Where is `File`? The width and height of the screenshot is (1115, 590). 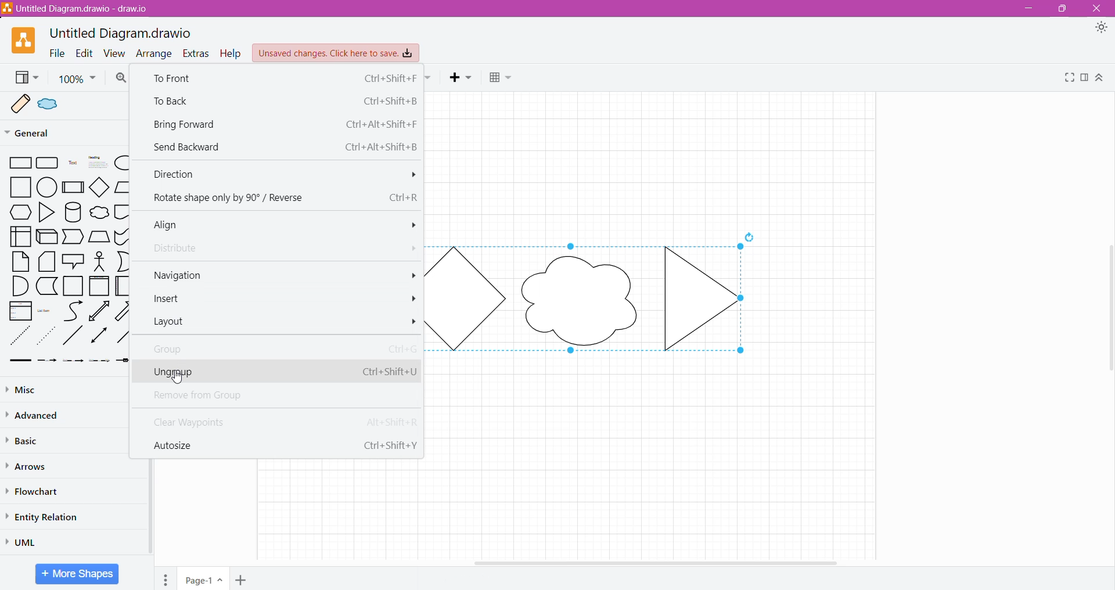 File is located at coordinates (56, 53).